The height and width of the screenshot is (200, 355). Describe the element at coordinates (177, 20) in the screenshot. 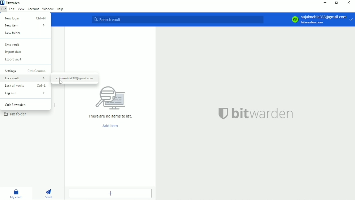

I see `Search vault` at that location.